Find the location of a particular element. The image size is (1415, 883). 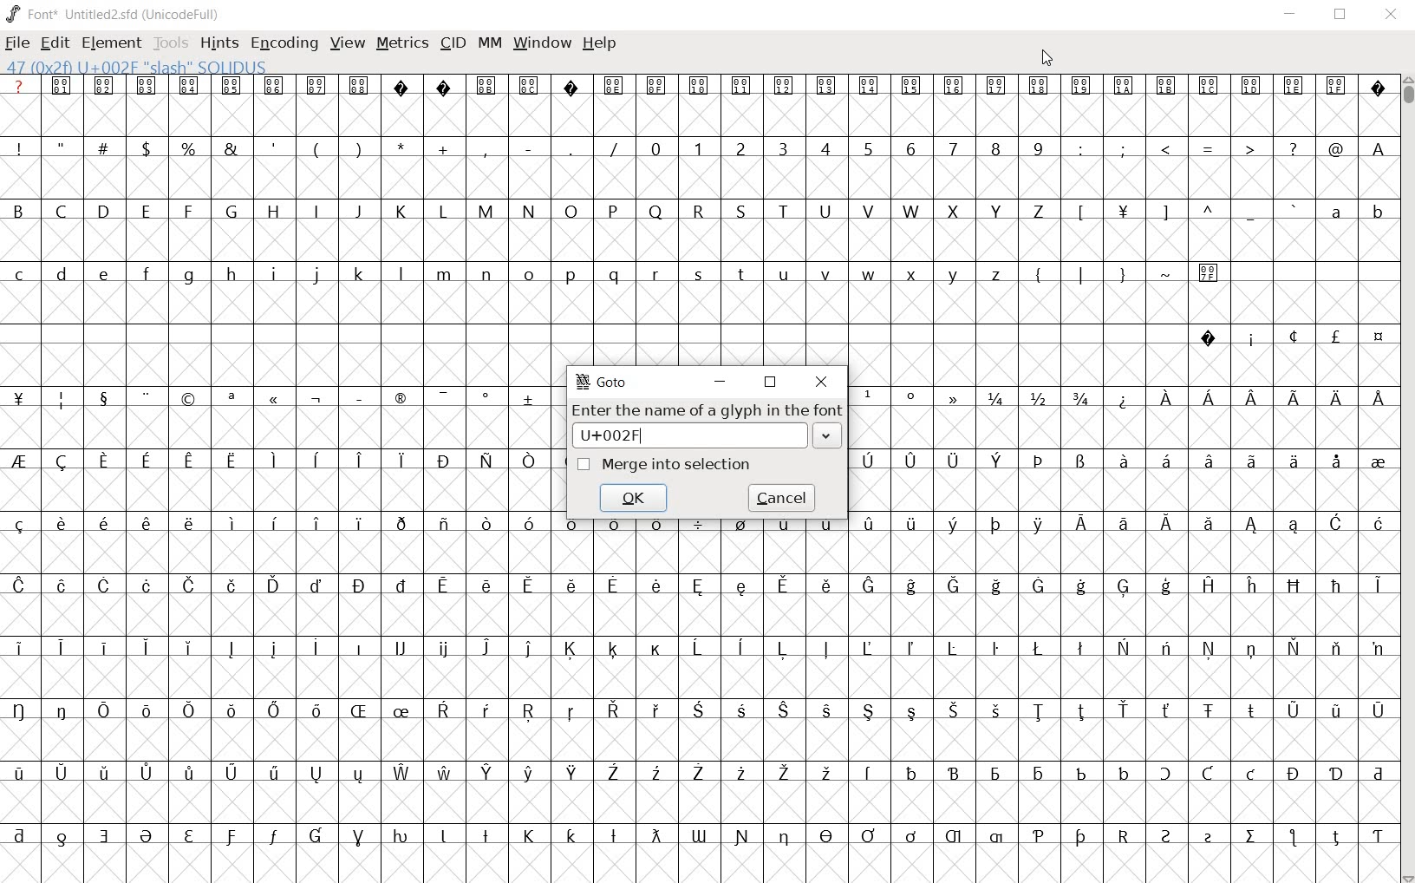

empty cells is located at coordinates (1118, 487).